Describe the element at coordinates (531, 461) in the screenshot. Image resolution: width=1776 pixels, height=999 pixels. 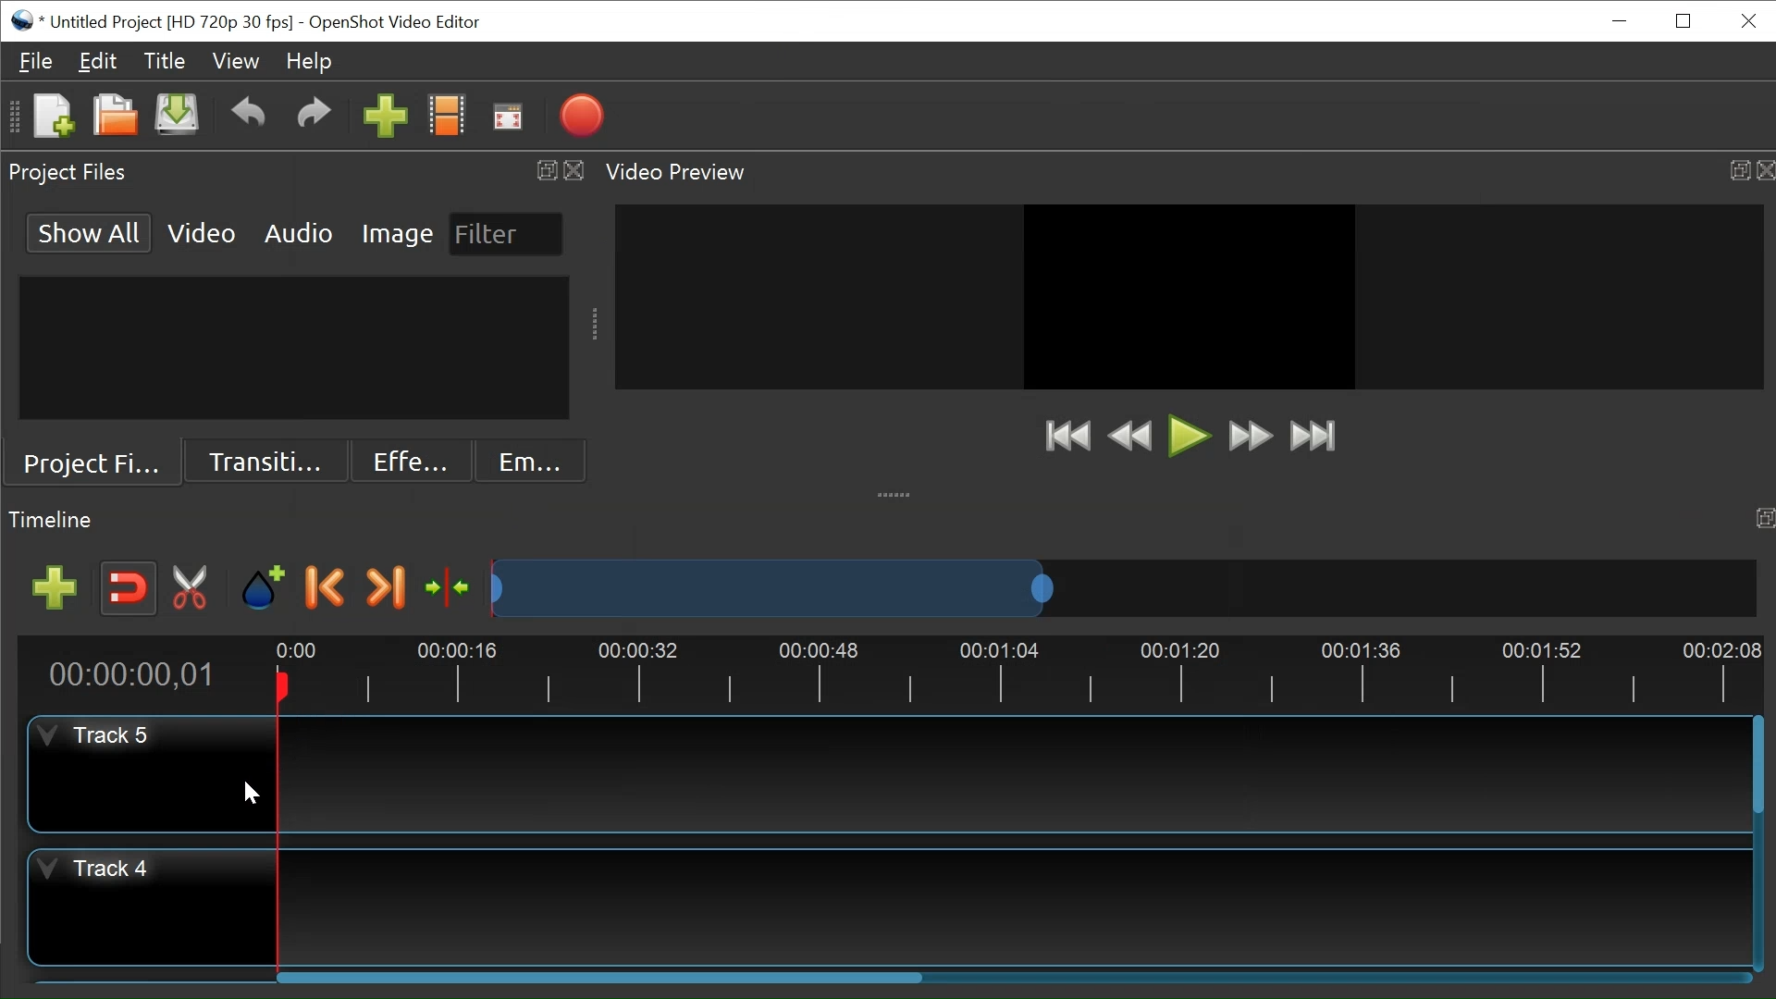
I see `Emoji` at that location.